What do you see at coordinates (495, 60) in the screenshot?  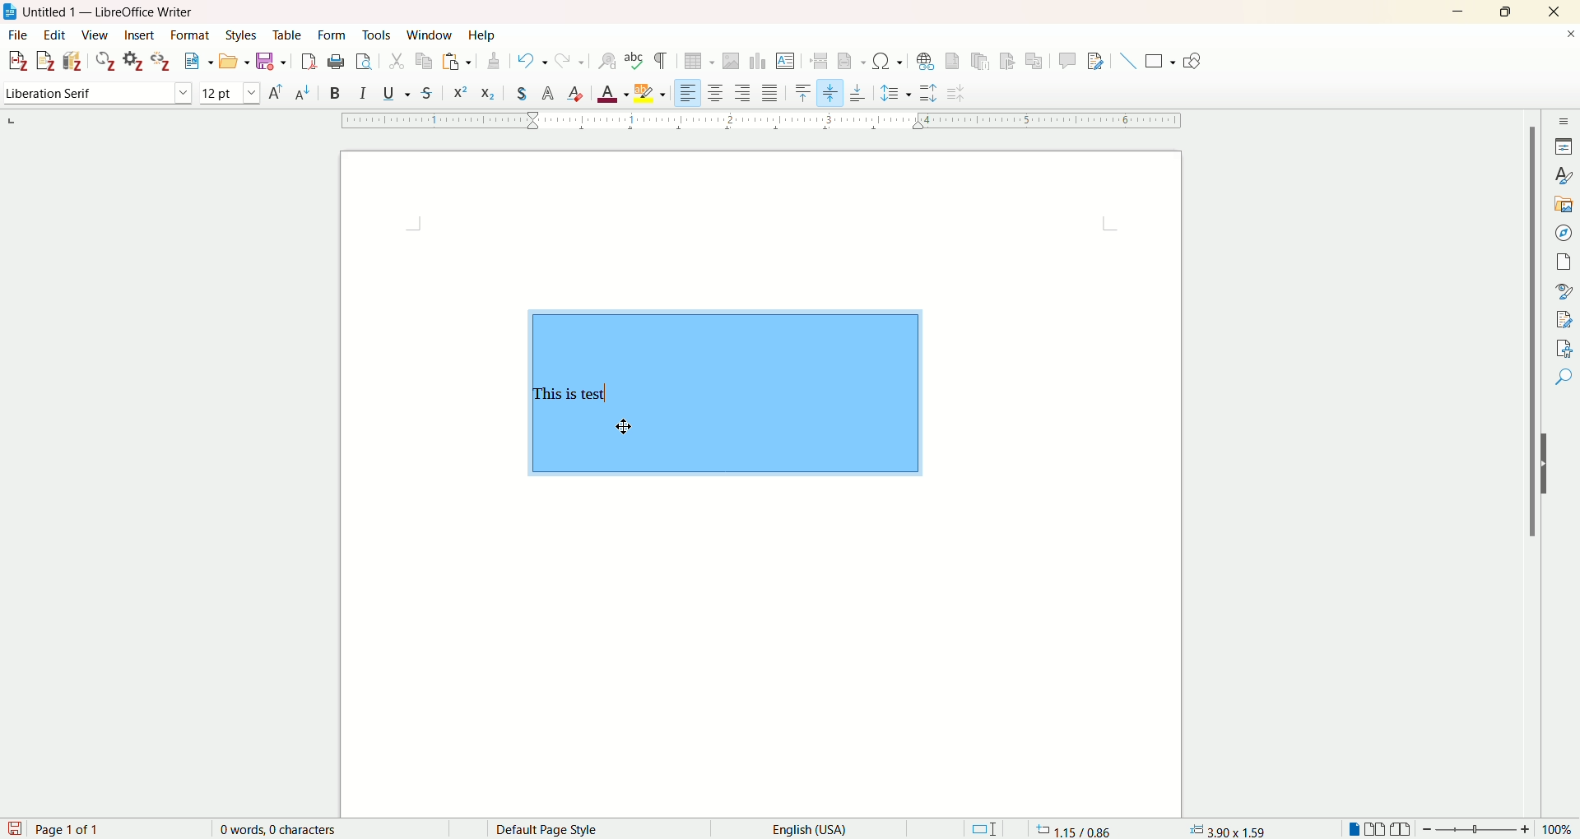 I see `clone formatting` at bounding box center [495, 60].